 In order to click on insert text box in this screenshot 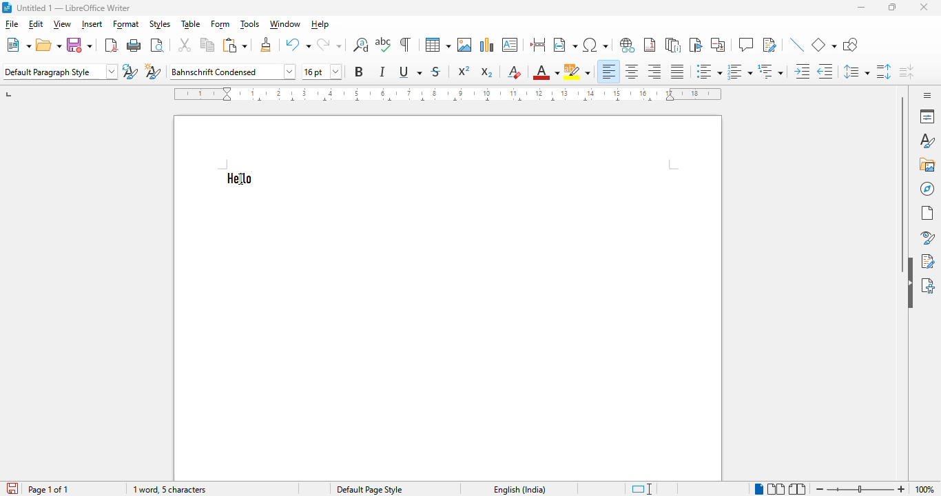, I will do `click(510, 45)`.